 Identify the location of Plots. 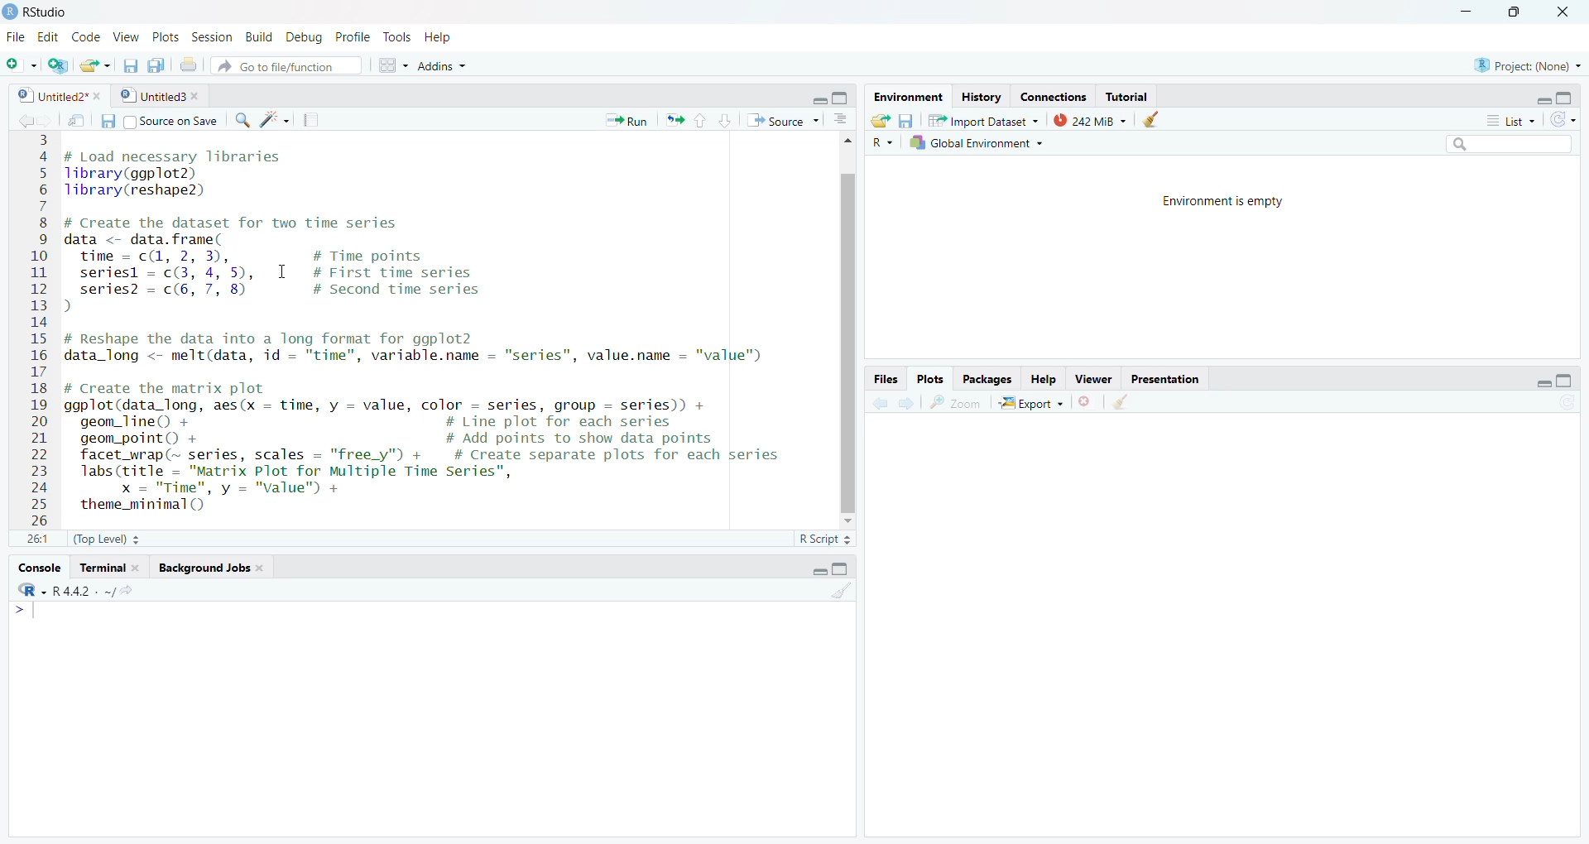
(167, 36).